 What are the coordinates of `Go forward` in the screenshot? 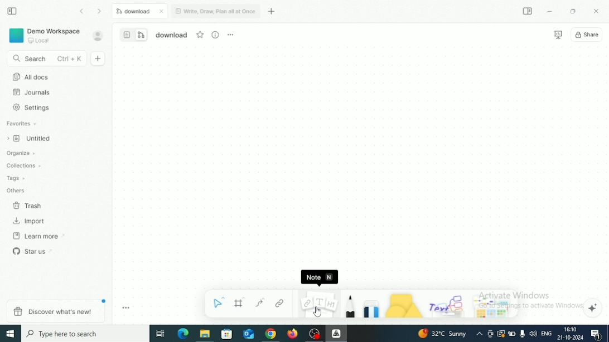 It's located at (100, 12).